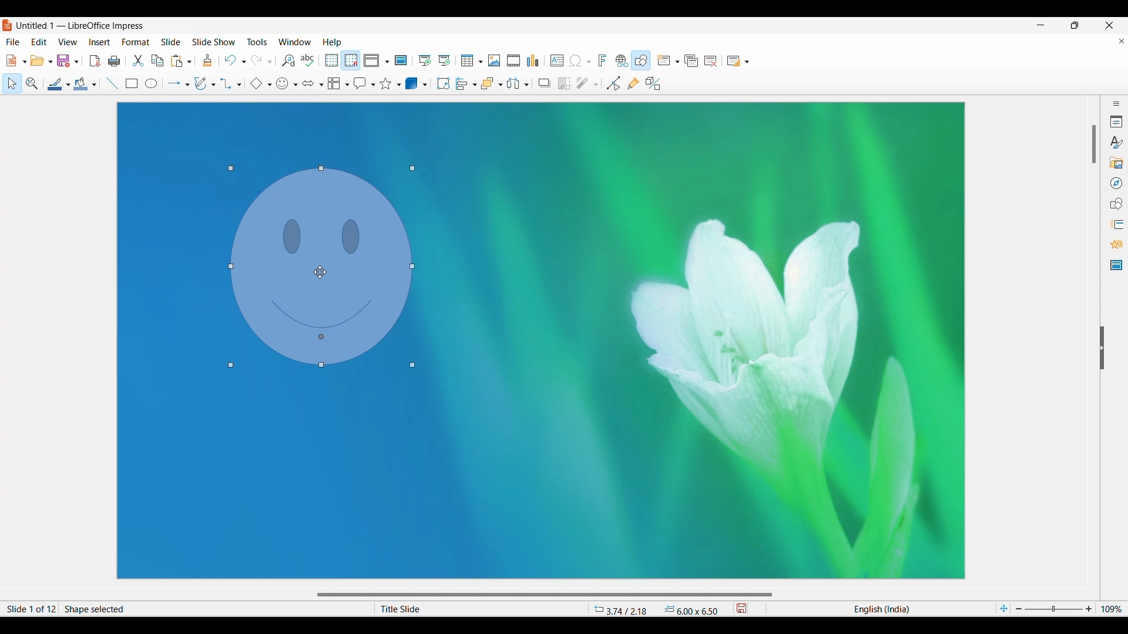 The height and width of the screenshot is (634, 1128). What do you see at coordinates (1095, 144) in the screenshot?
I see `Vertical slide bar` at bounding box center [1095, 144].